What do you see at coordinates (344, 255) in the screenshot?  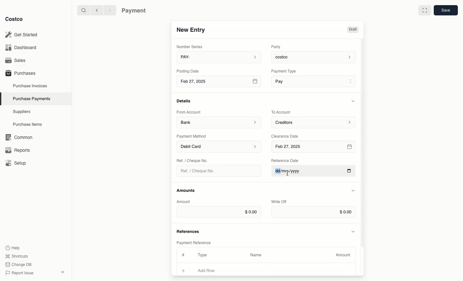 I see `Amount` at bounding box center [344, 255].